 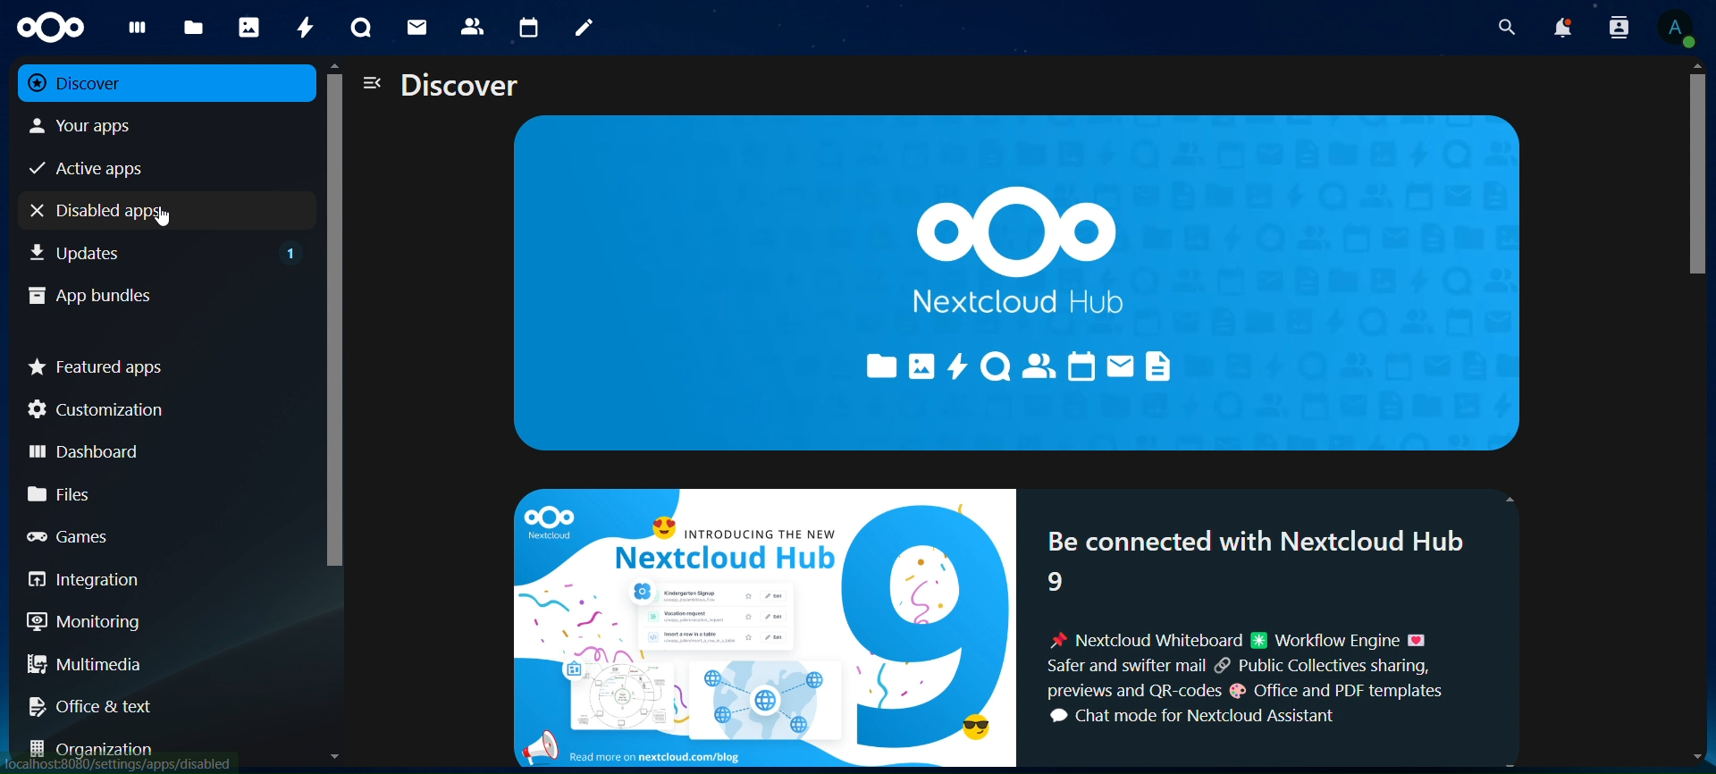 What do you see at coordinates (1694, 183) in the screenshot?
I see `scrollbar` at bounding box center [1694, 183].